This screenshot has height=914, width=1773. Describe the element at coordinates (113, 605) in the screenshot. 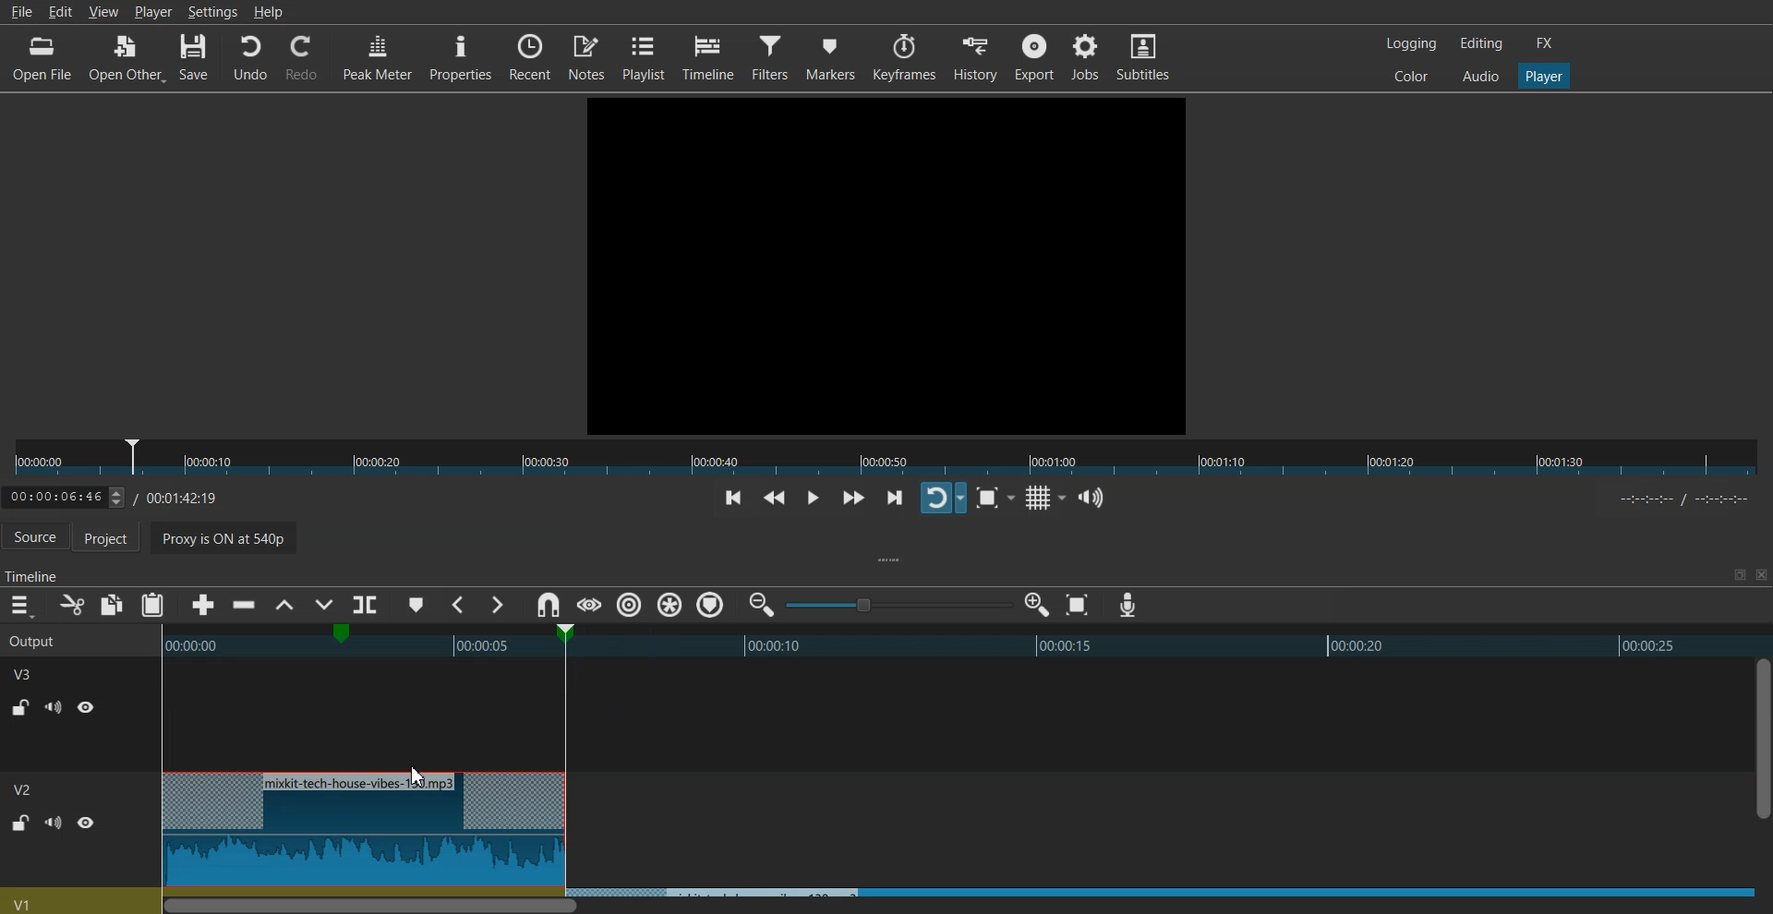

I see `Copy` at that location.